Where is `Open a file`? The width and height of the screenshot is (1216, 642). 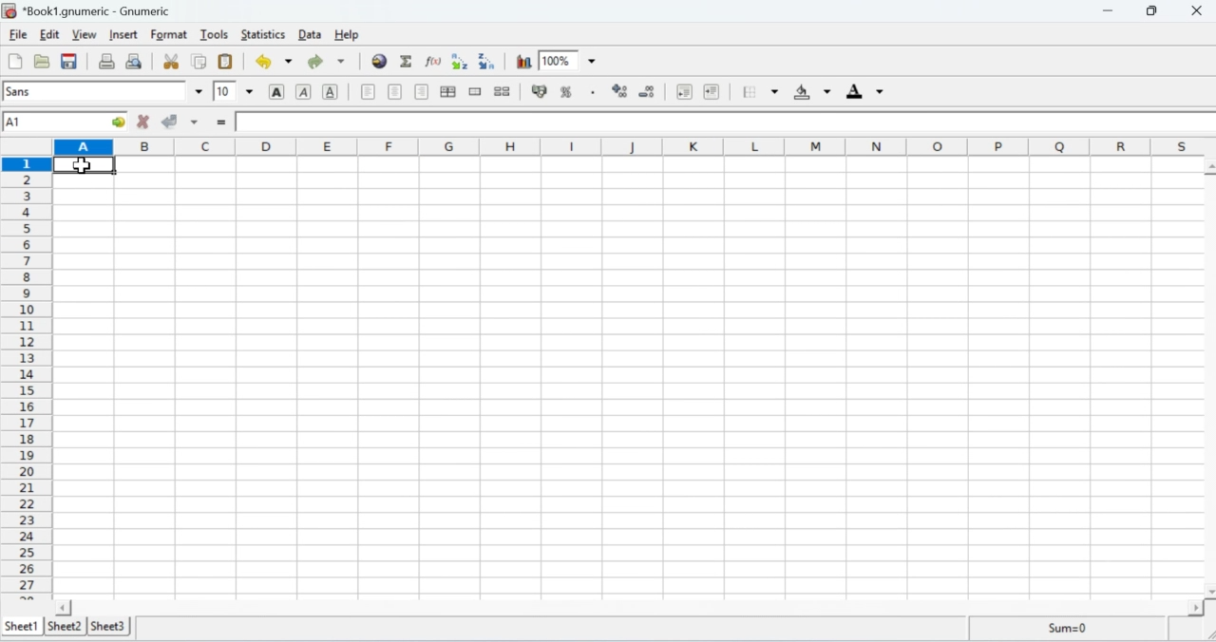 Open a file is located at coordinates (41, 62).